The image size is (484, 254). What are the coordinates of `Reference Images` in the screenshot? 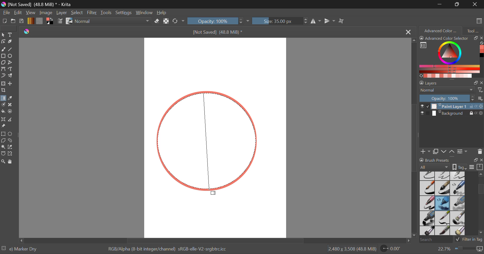 It's located at (4, 126).